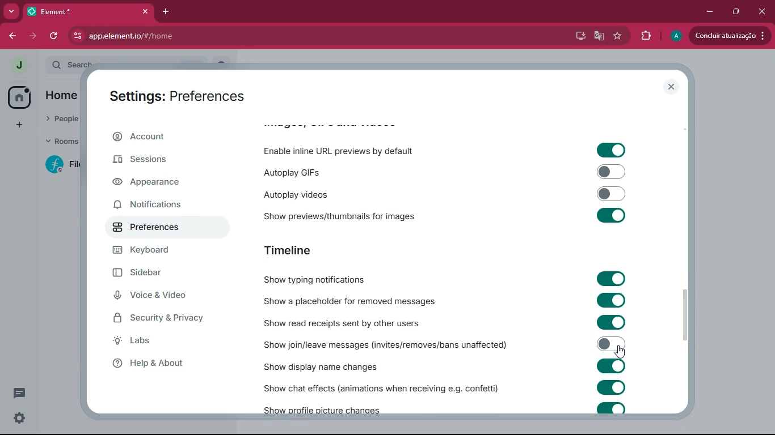  What do you see at coordinates (678, 35) in the screenshot?
I see `profile picture` at bounding box center [678, 35].